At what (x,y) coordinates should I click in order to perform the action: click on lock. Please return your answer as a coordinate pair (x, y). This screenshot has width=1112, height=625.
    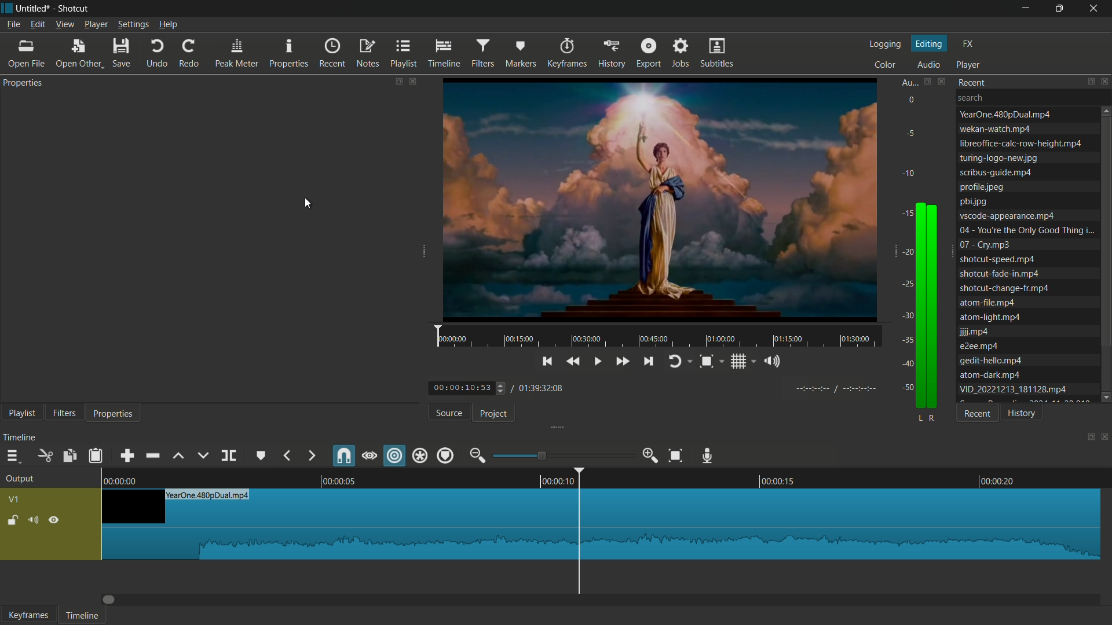
    Looking at the image, I should click on (12, 521).